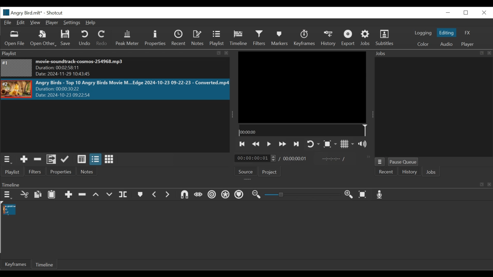 Image resolution: width=493 pixels, height=277 pixels. Describe the element at coordinates (294, 159) in the screenshot. I see `00:00:00:01 (Total Duration)` at that location.